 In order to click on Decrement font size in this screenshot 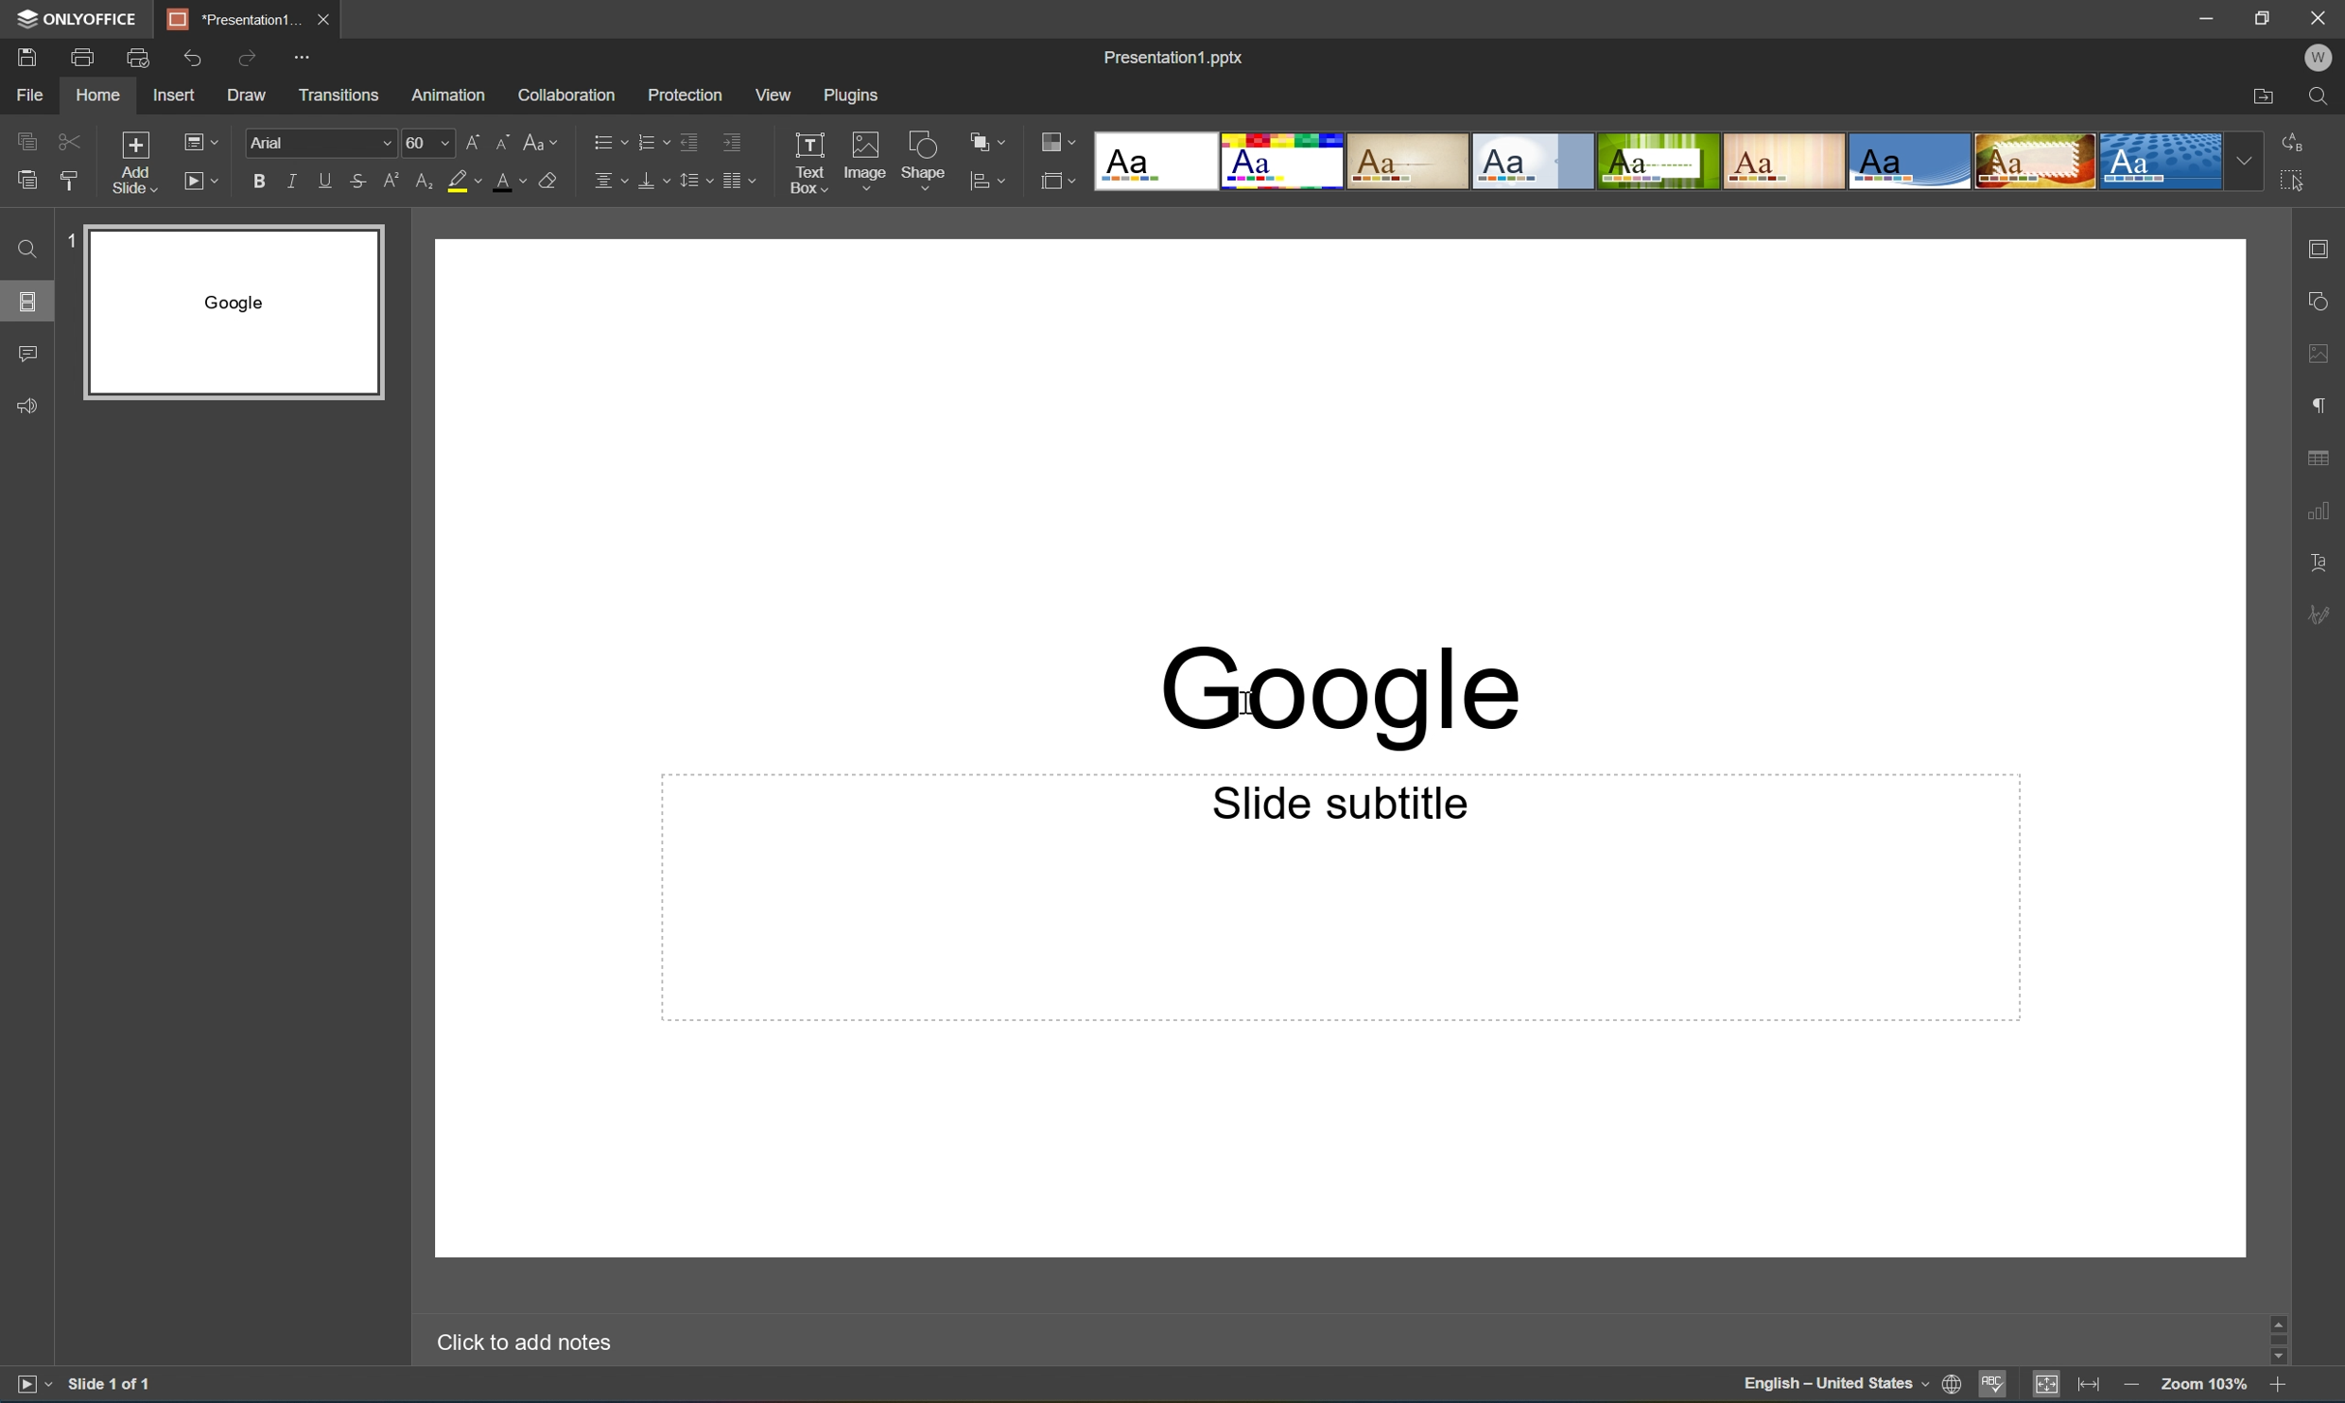, I will do `click(508, 143)`.